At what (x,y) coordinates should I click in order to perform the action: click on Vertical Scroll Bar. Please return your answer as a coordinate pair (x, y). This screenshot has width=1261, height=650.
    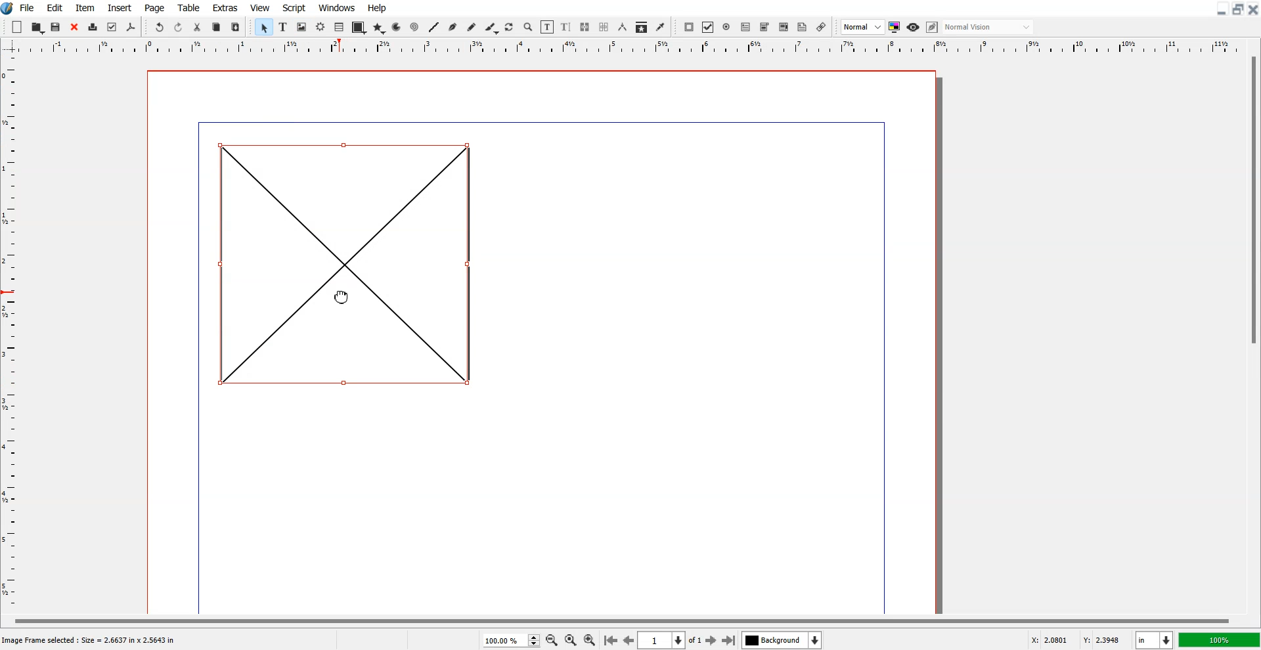
    Looking at the image, I should click on (1252, 332).